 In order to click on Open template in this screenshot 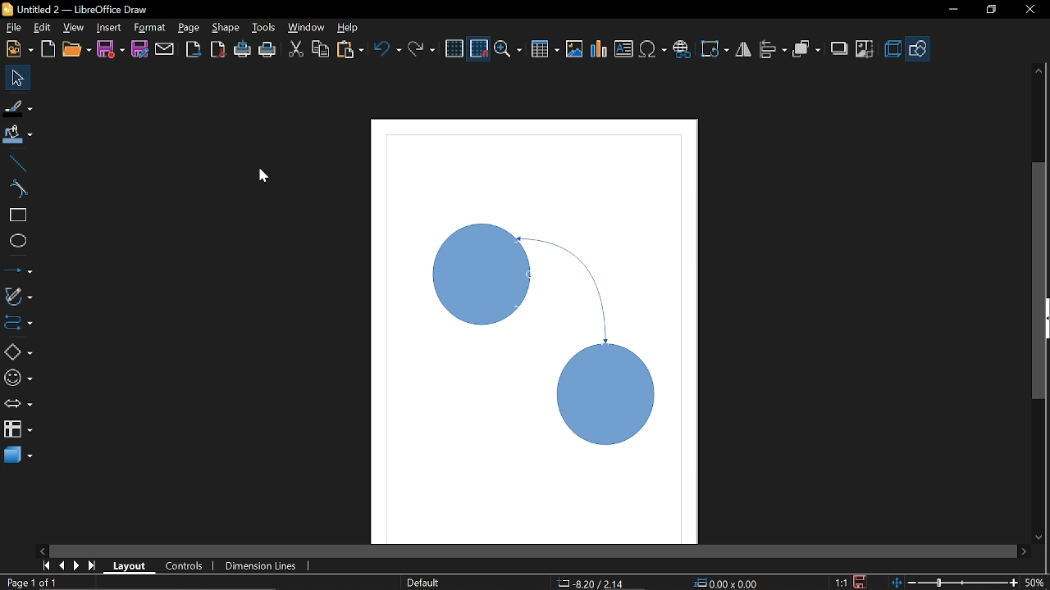, I will do `click(48, 49)`.